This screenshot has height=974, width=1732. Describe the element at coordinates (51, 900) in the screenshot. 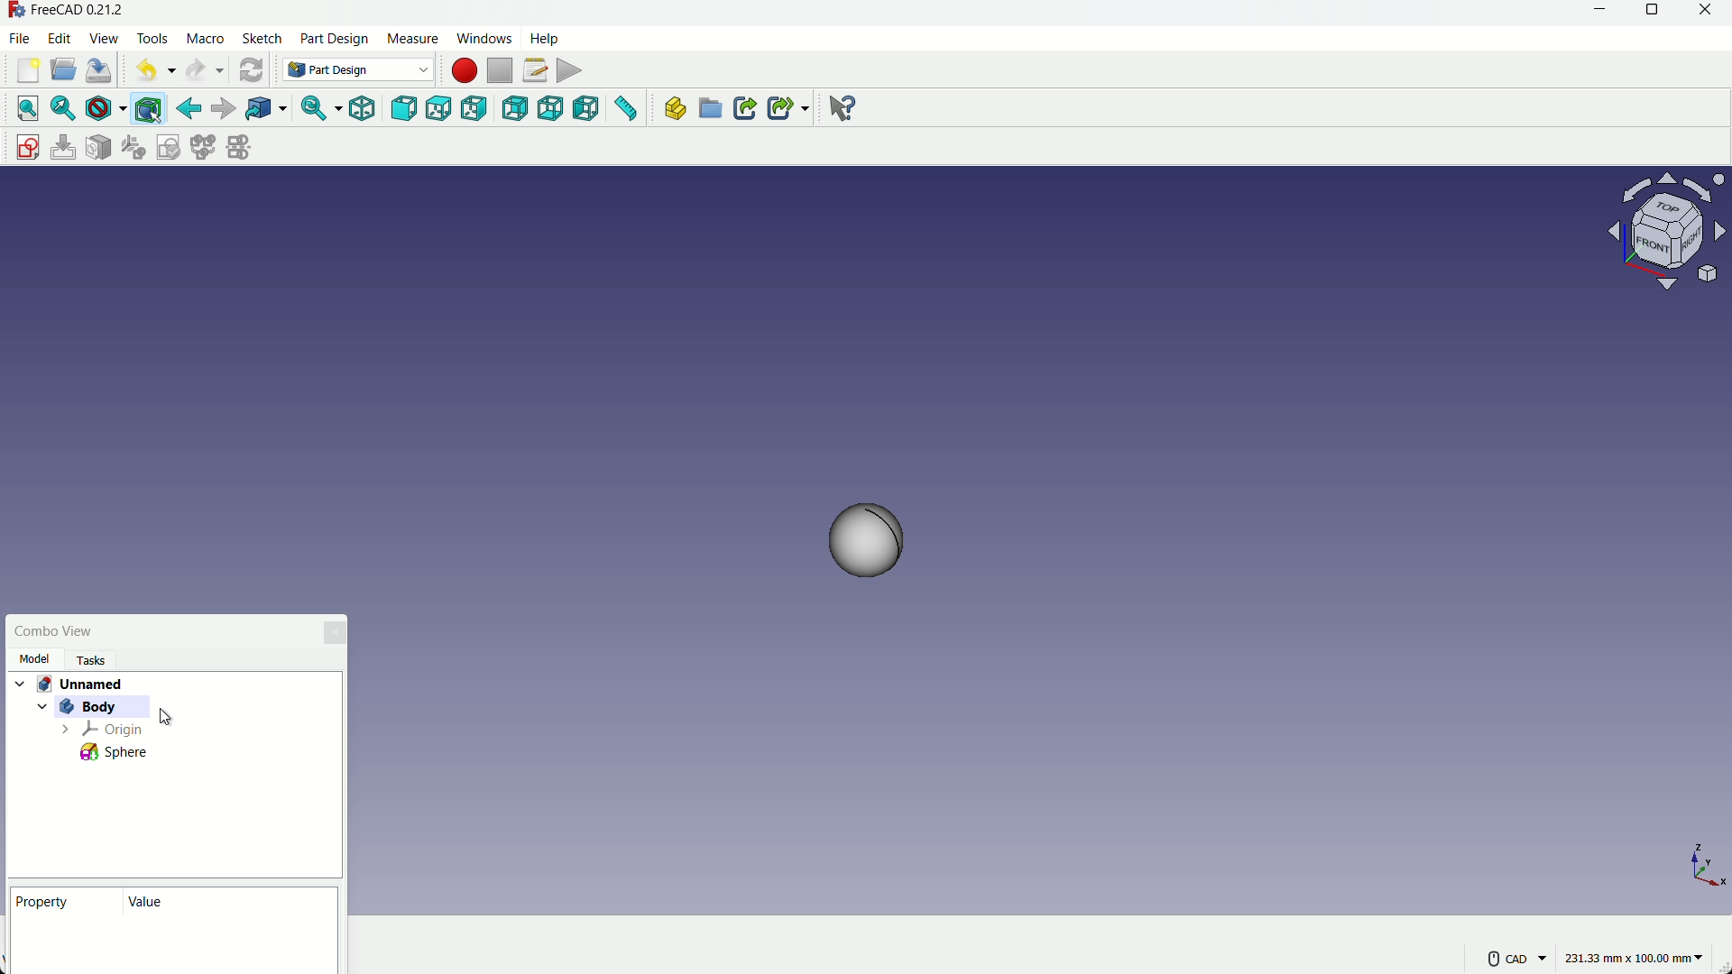

I see `Property` at that location.